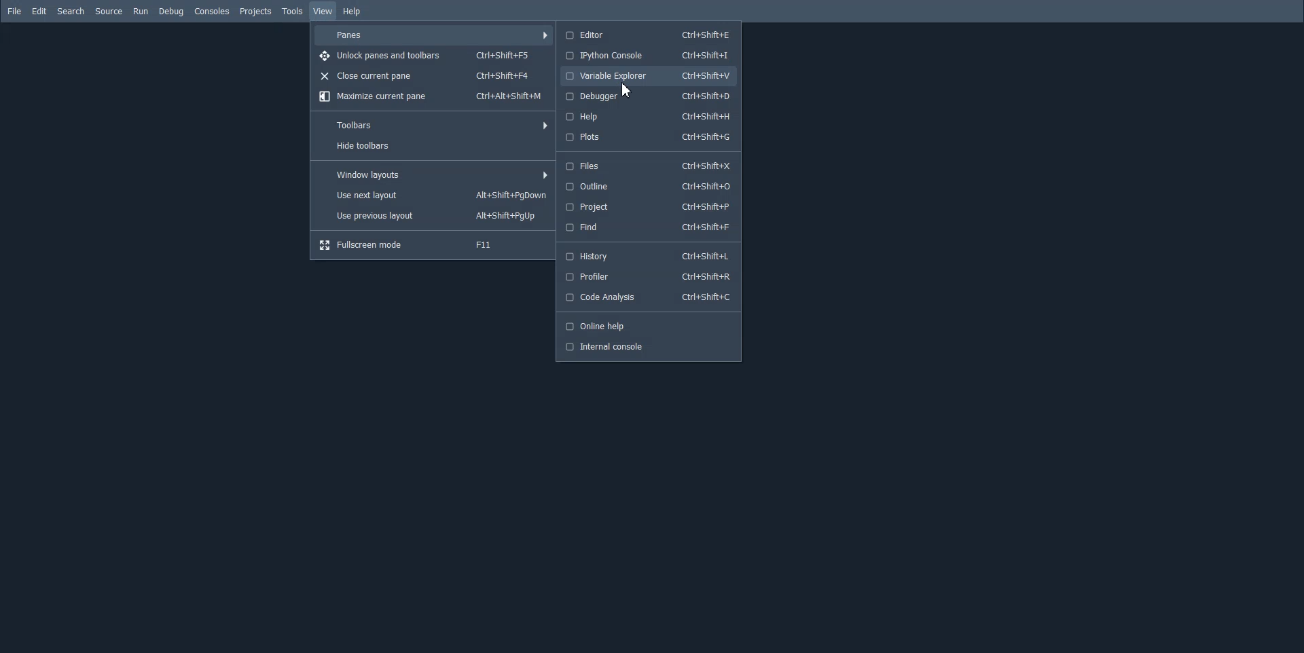  What do you see at coordinates (647, 297) in the screenshot?
I see `Code Analysis` at bounding box center [647, 297].